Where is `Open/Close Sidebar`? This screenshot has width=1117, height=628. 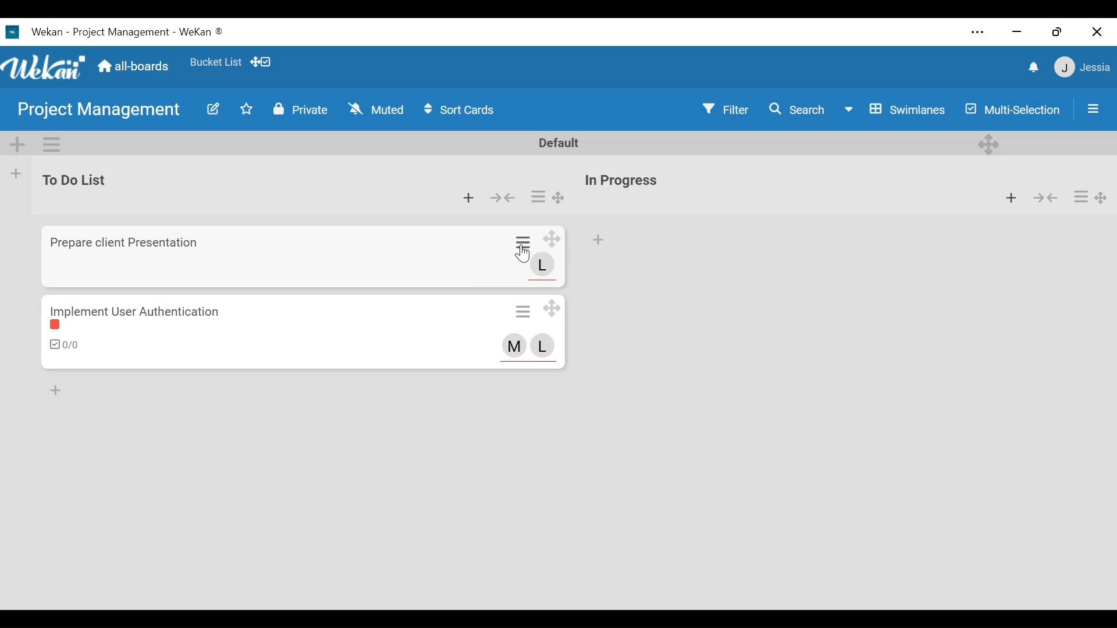 Open/Close Sidebar is located at coordinates (1093, 109).